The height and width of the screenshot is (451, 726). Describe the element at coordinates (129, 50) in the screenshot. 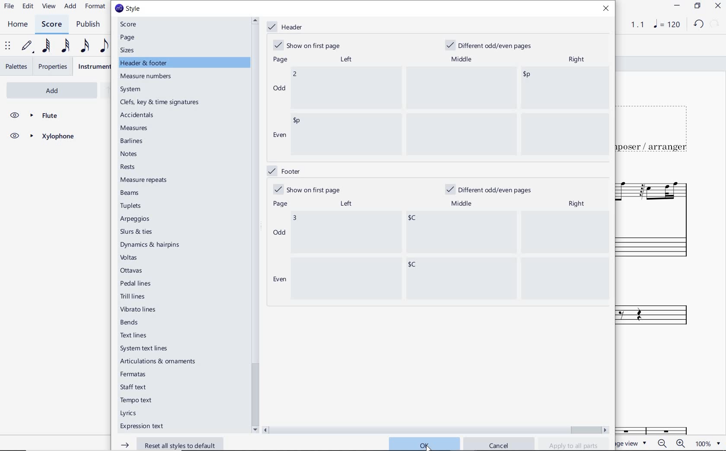

I see `sizes` at that location.